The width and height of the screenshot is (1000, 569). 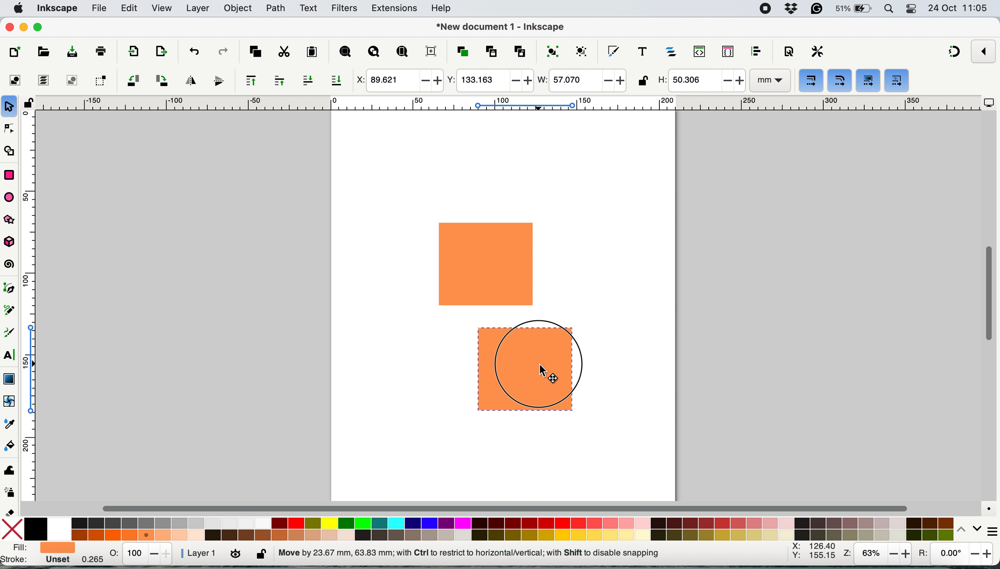 What do you see at coordinates (10, 28) in the screenshot?
I see `close` at bounding box center [10, 28].